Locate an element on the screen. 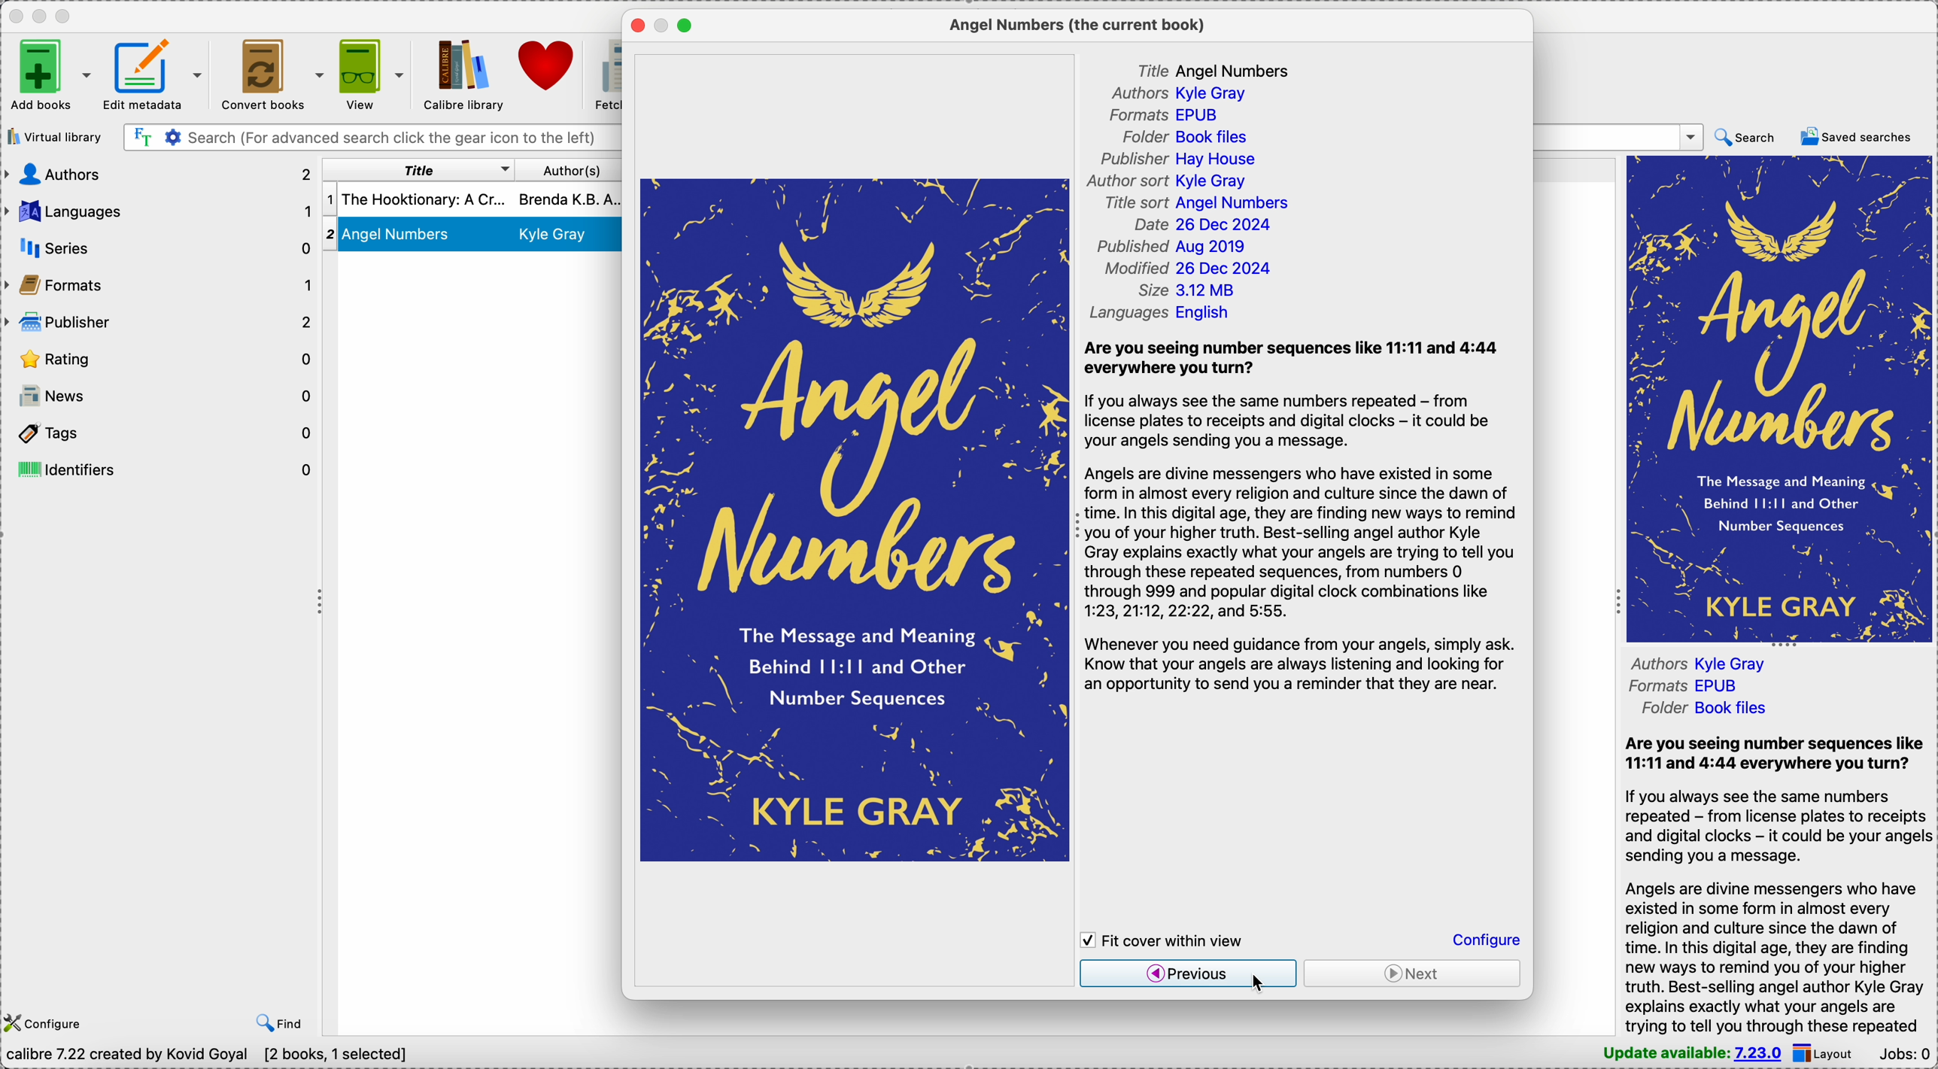 The image size is (1938, 1069). folder is located at coordinates (1177, 135).